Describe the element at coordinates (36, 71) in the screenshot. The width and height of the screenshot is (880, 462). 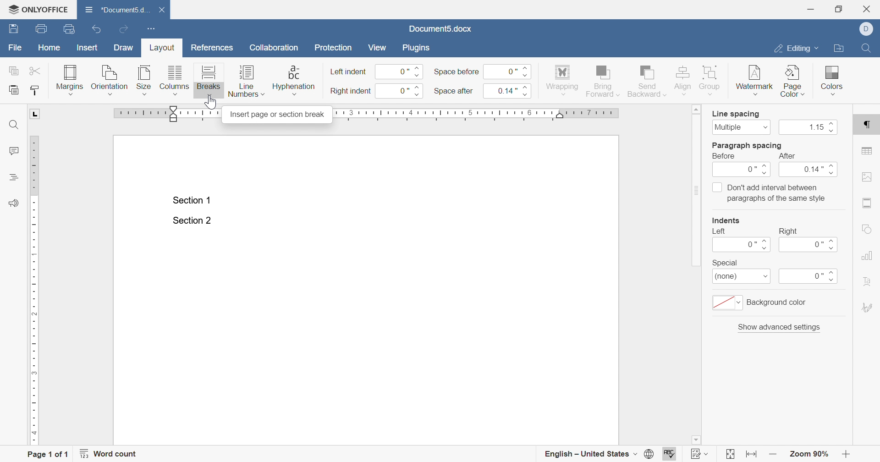
I see `cut` at that location.